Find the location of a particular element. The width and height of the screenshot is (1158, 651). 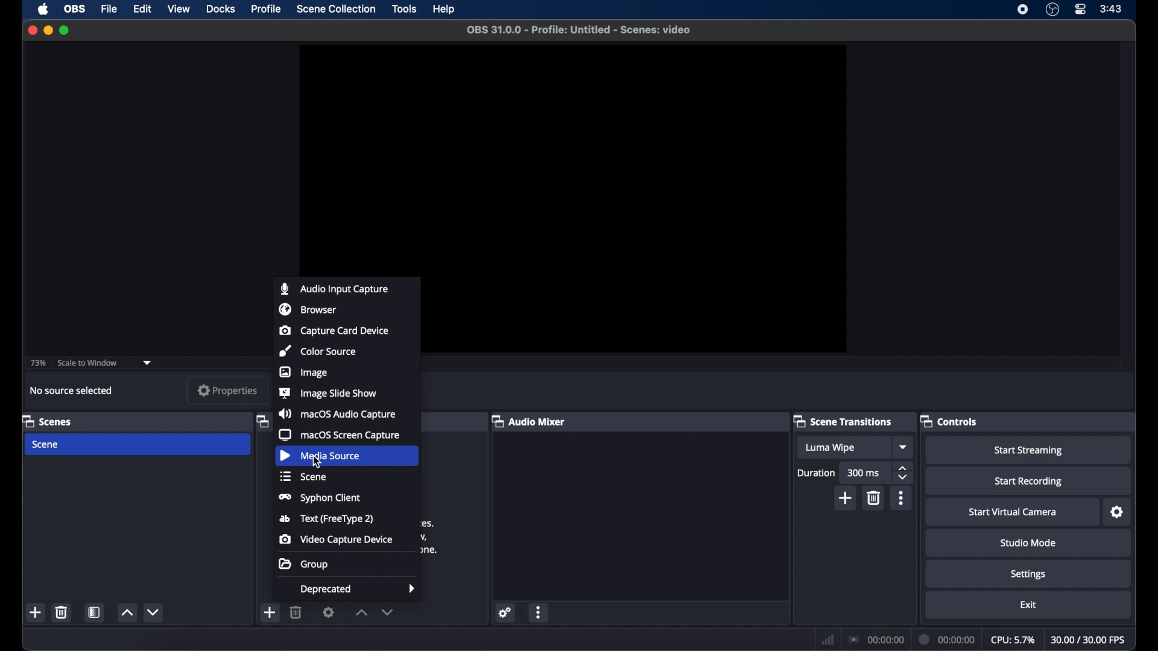

profile is located at coordinates (267, 10).